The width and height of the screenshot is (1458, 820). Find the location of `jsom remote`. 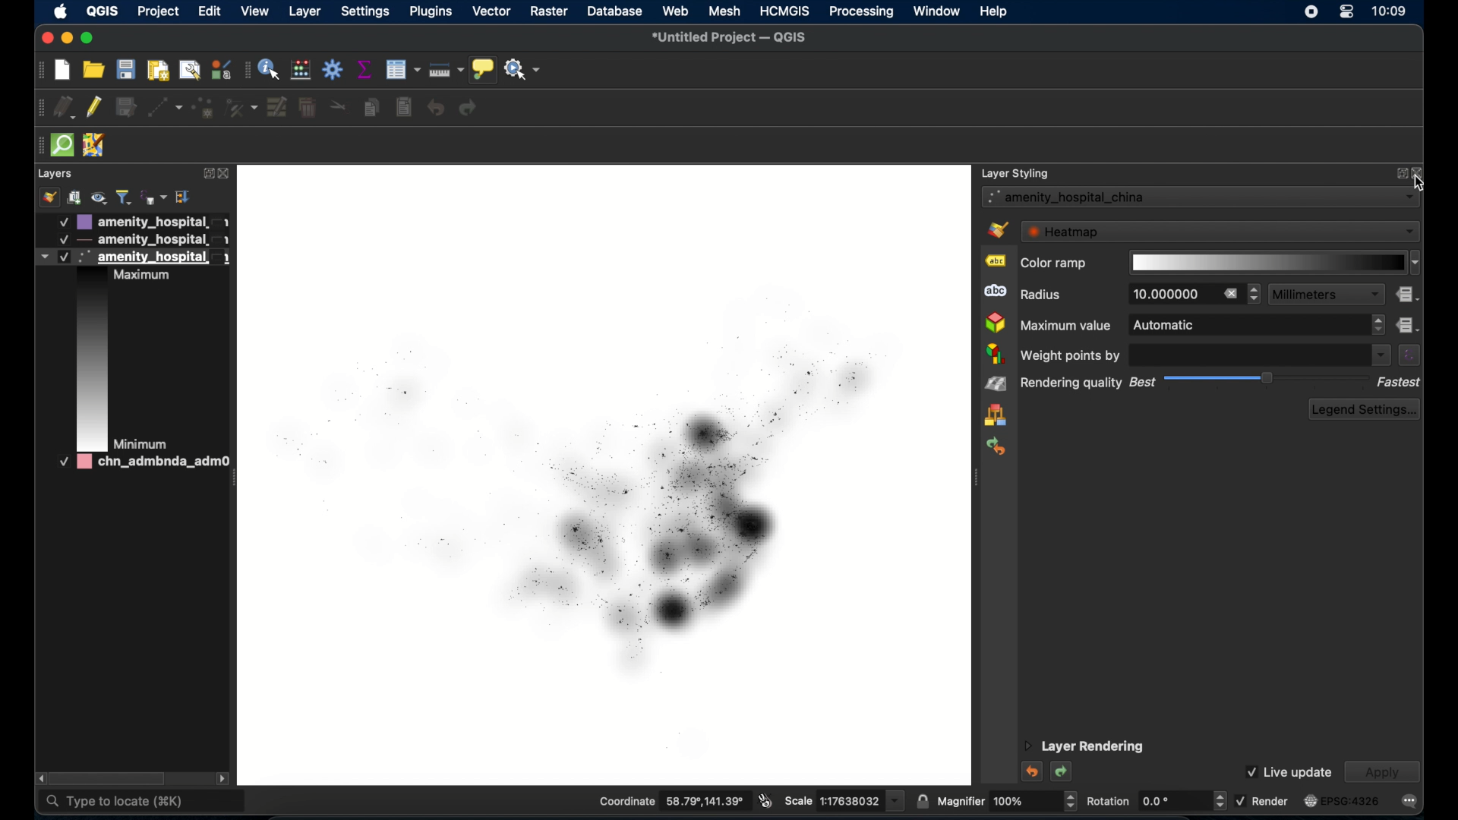

jsom remote is located at coordinates (96, 147).